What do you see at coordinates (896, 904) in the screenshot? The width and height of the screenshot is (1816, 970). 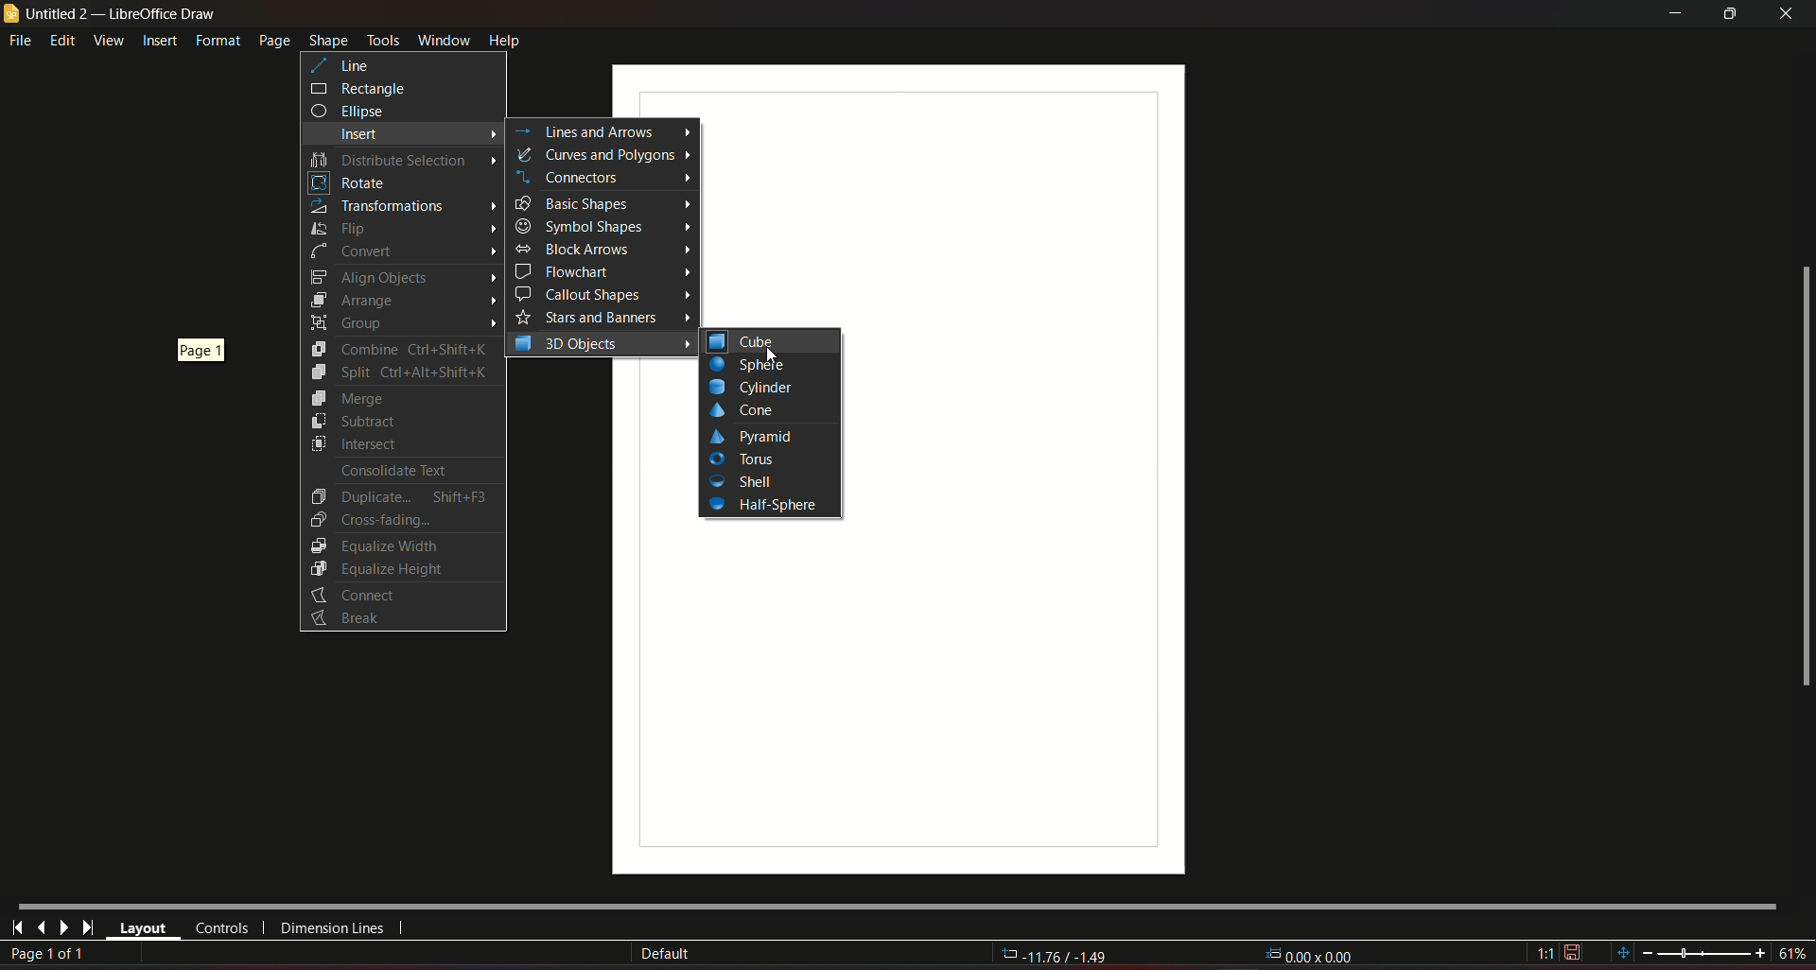 I see `Horizontal scroll bar` at bounding box center [896, 904].